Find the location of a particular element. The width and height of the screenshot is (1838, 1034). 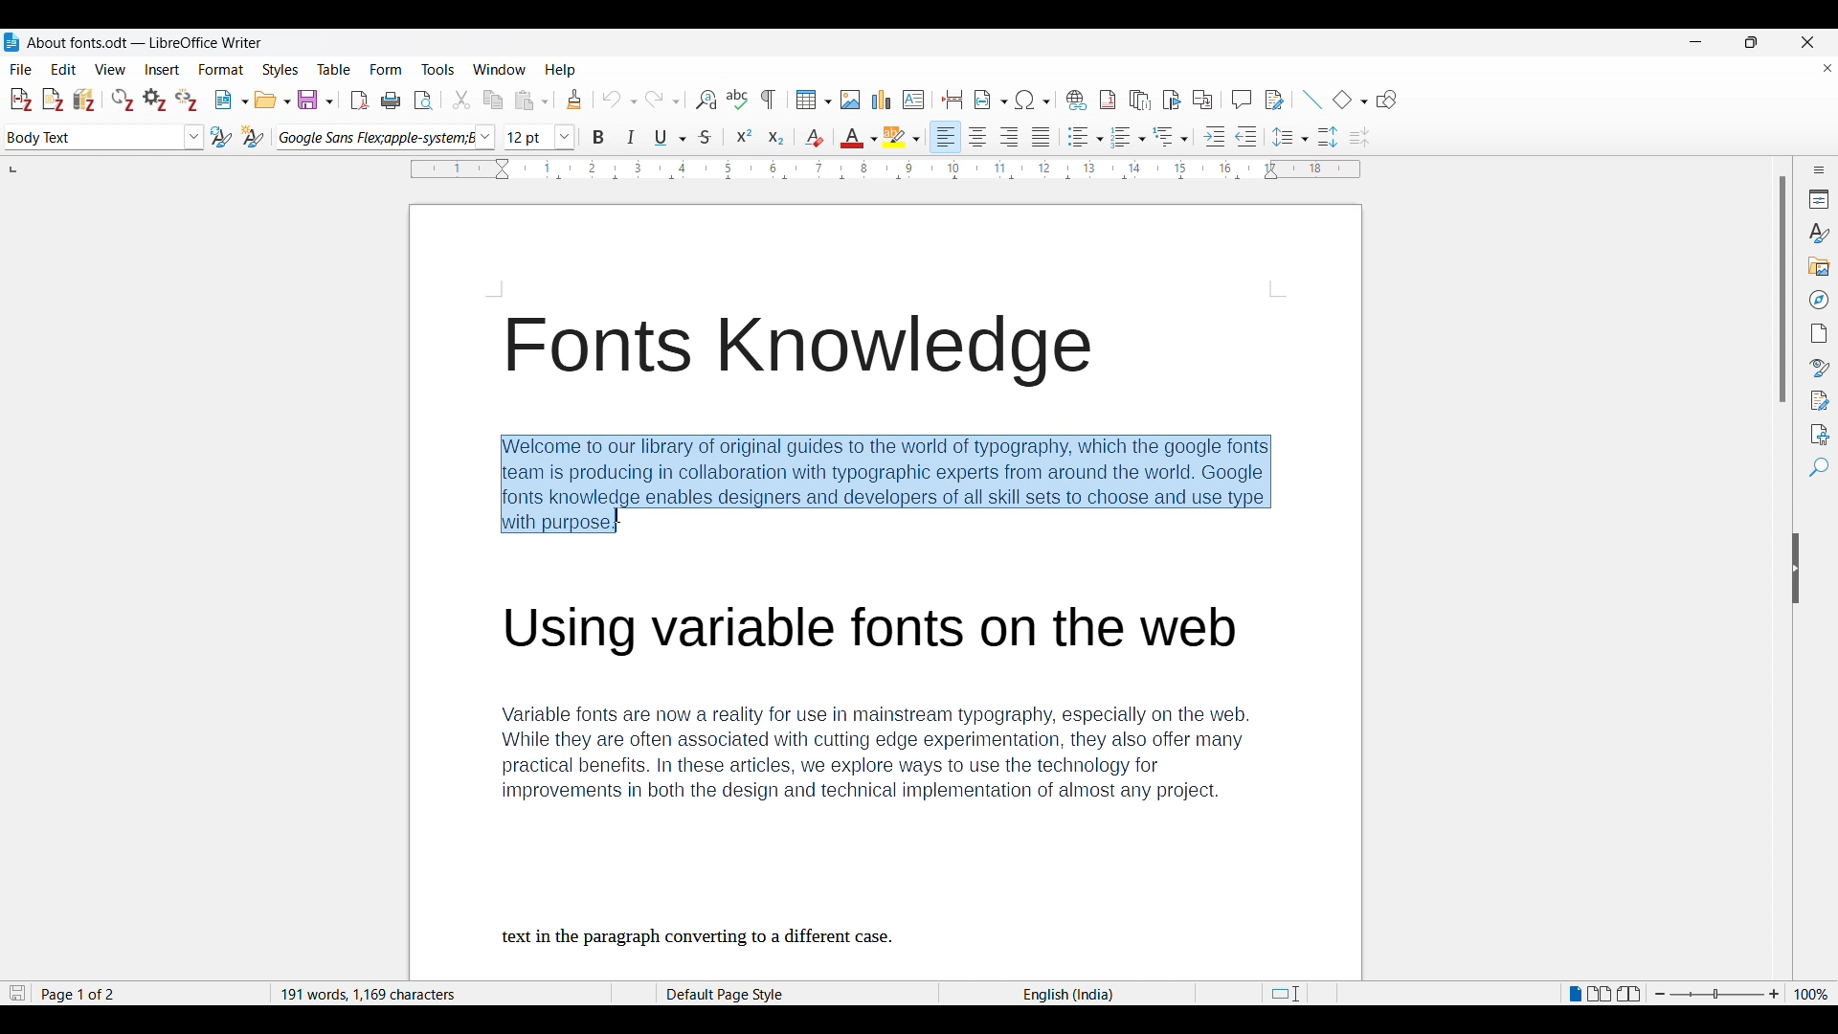

Format menu is located at coordinates (222, 69).